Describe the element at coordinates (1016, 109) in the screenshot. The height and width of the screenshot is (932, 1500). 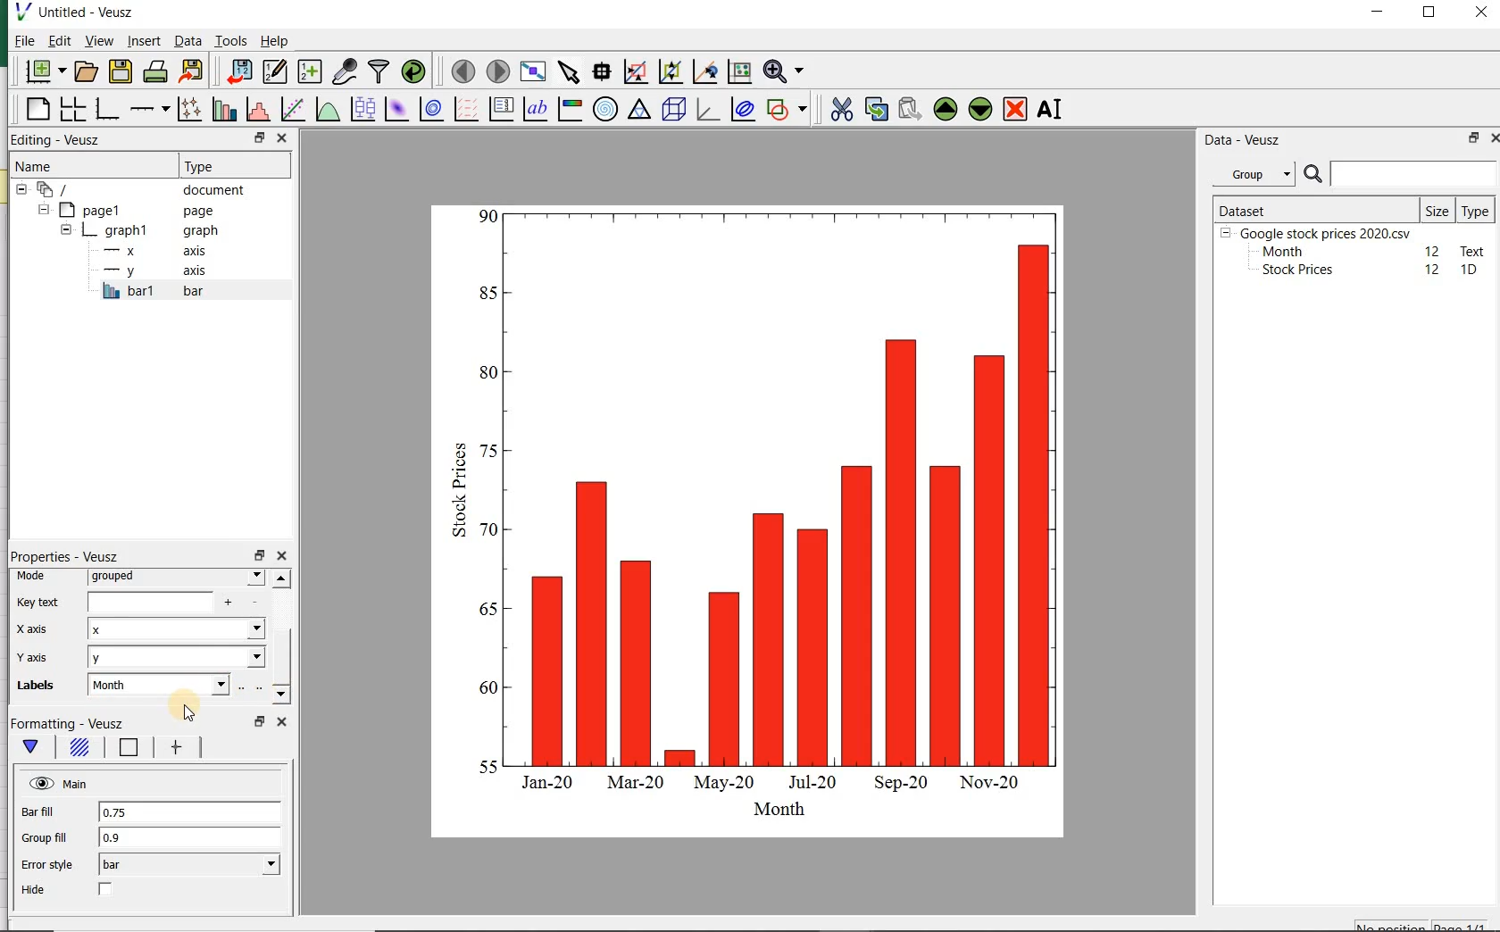
I see `remove the selected widget` at that location.